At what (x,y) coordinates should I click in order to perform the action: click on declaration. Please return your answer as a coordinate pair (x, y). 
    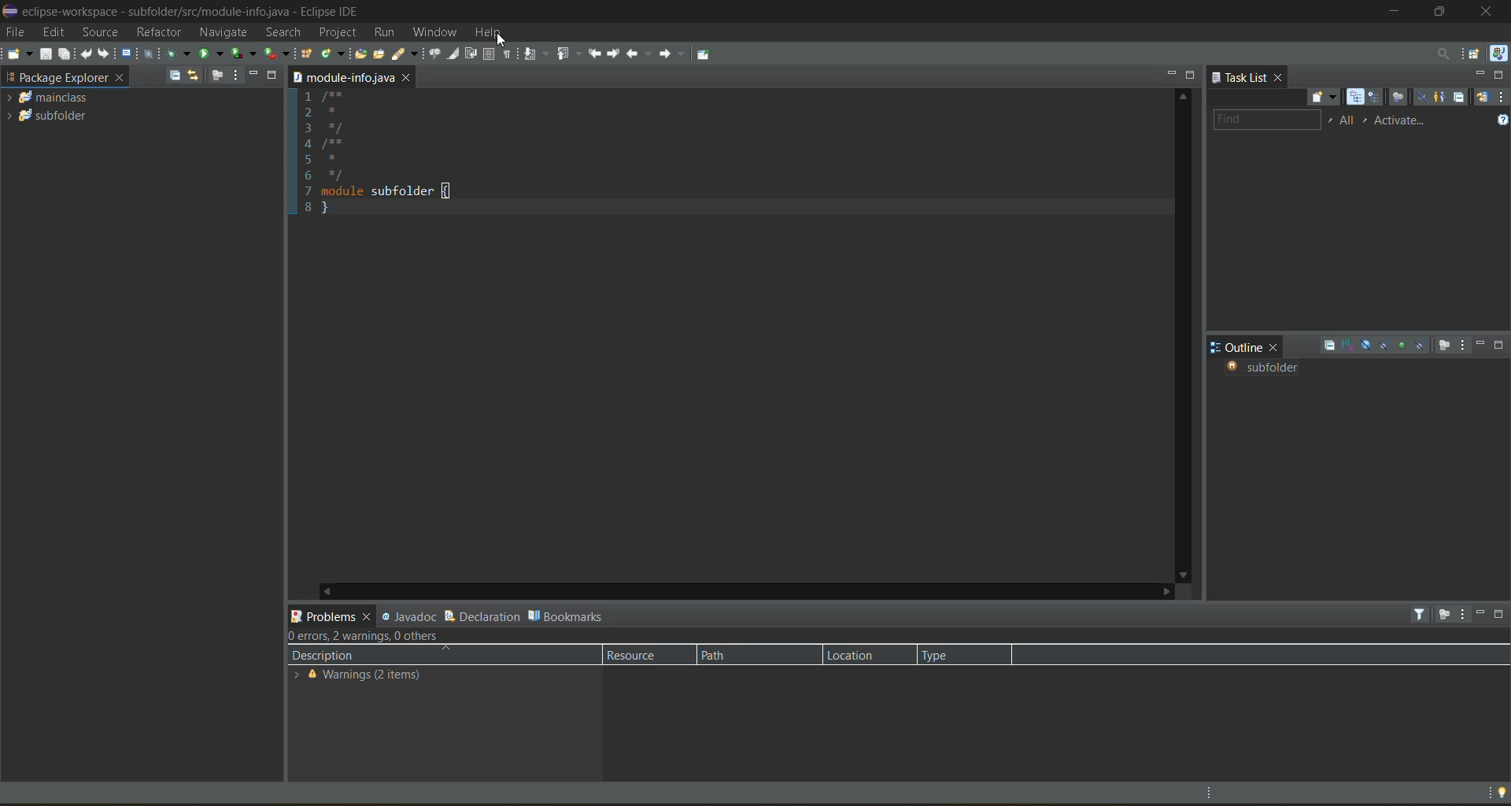
    Looking at the image, I should click on (481, 613).